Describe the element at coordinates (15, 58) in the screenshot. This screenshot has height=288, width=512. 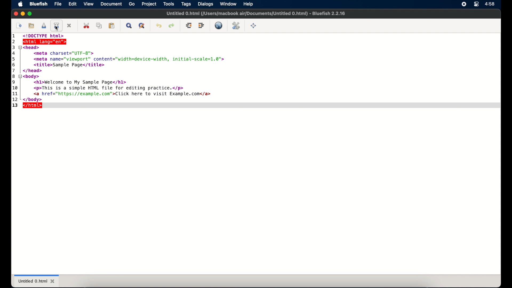
I see `5` at that location.